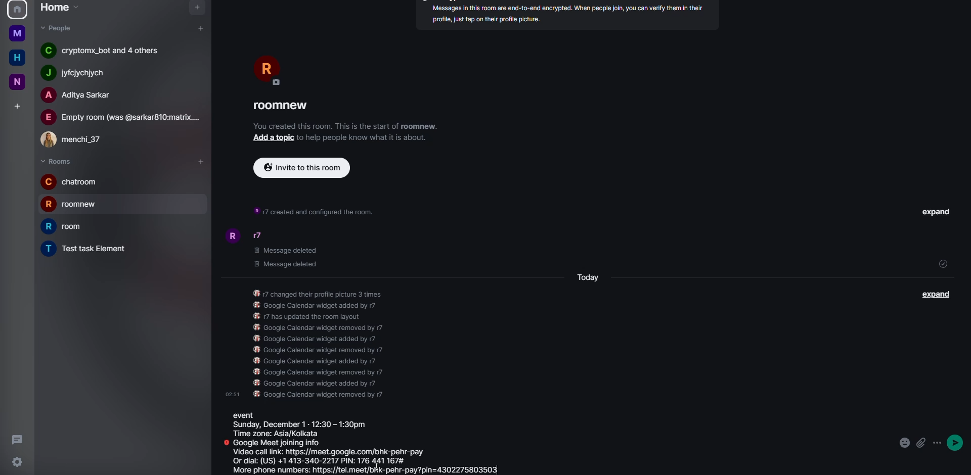  I want to click on people, so click(84, 73).